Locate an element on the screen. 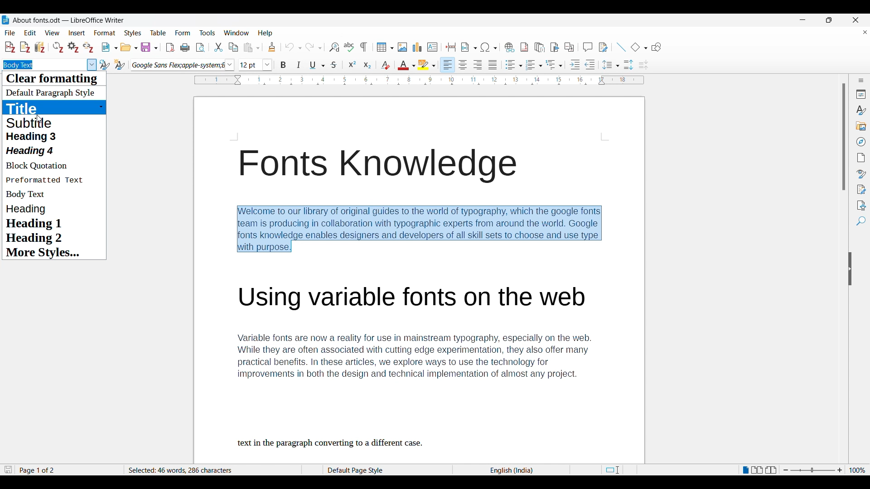  heading 1 is located at coordinates (36, 224).